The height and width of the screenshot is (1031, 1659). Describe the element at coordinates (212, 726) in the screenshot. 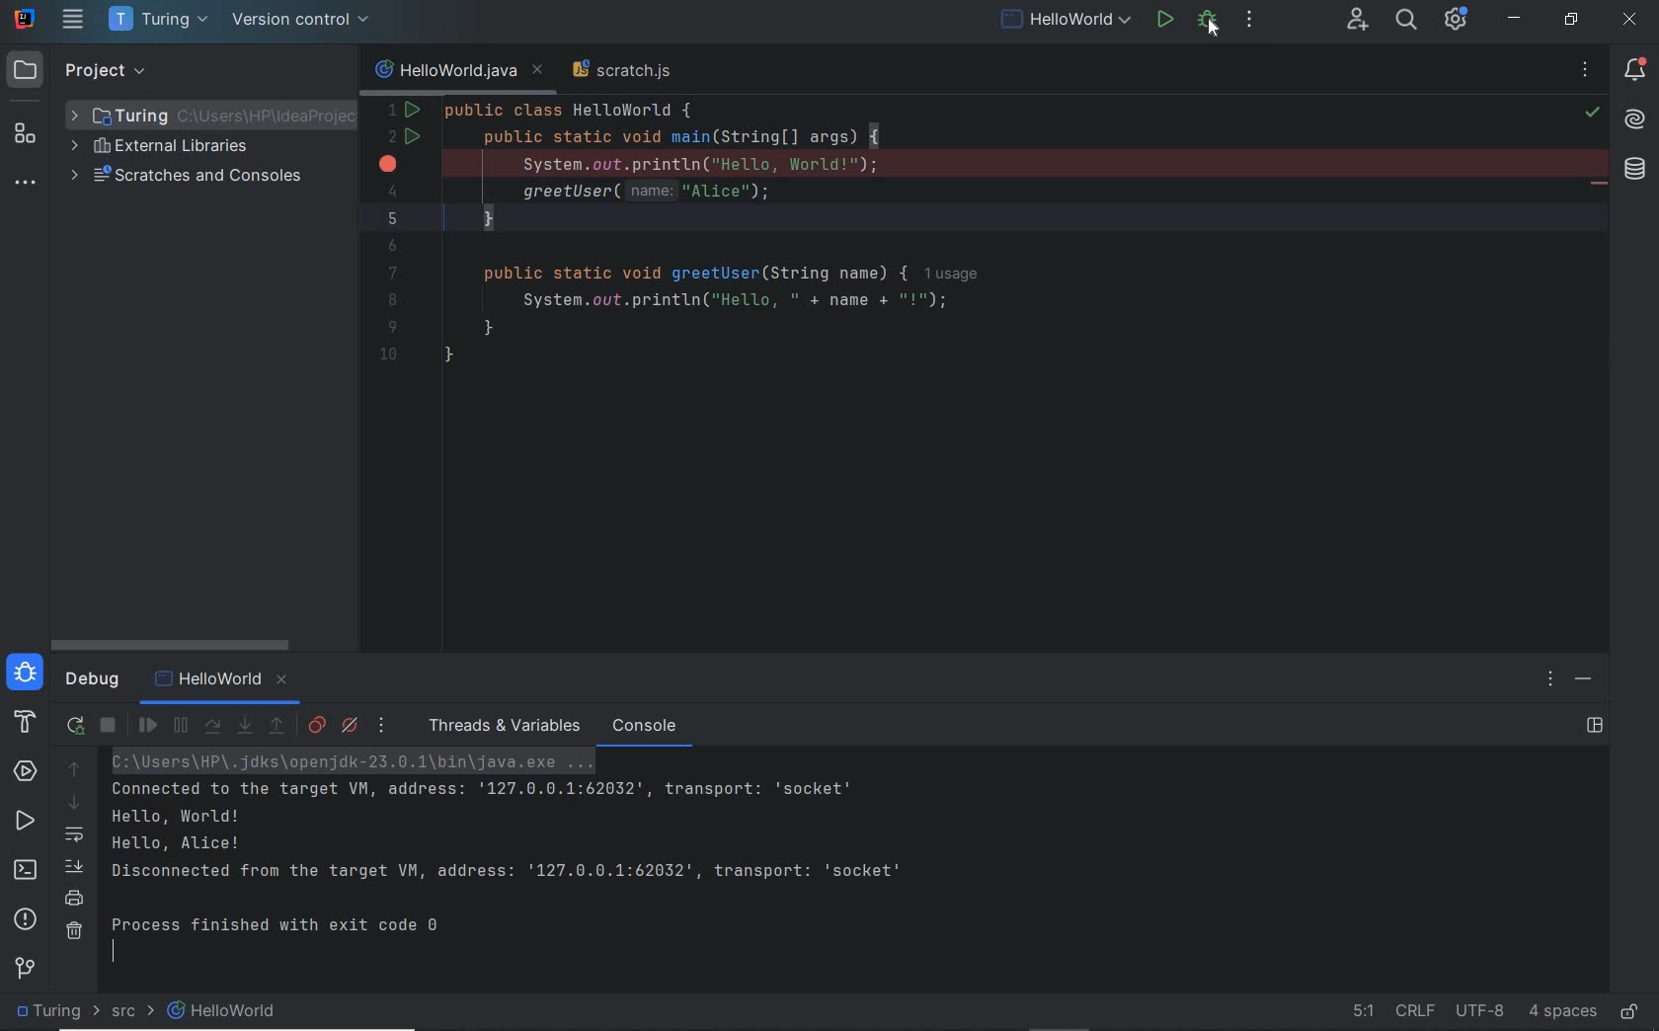

I see `step over` at that location.